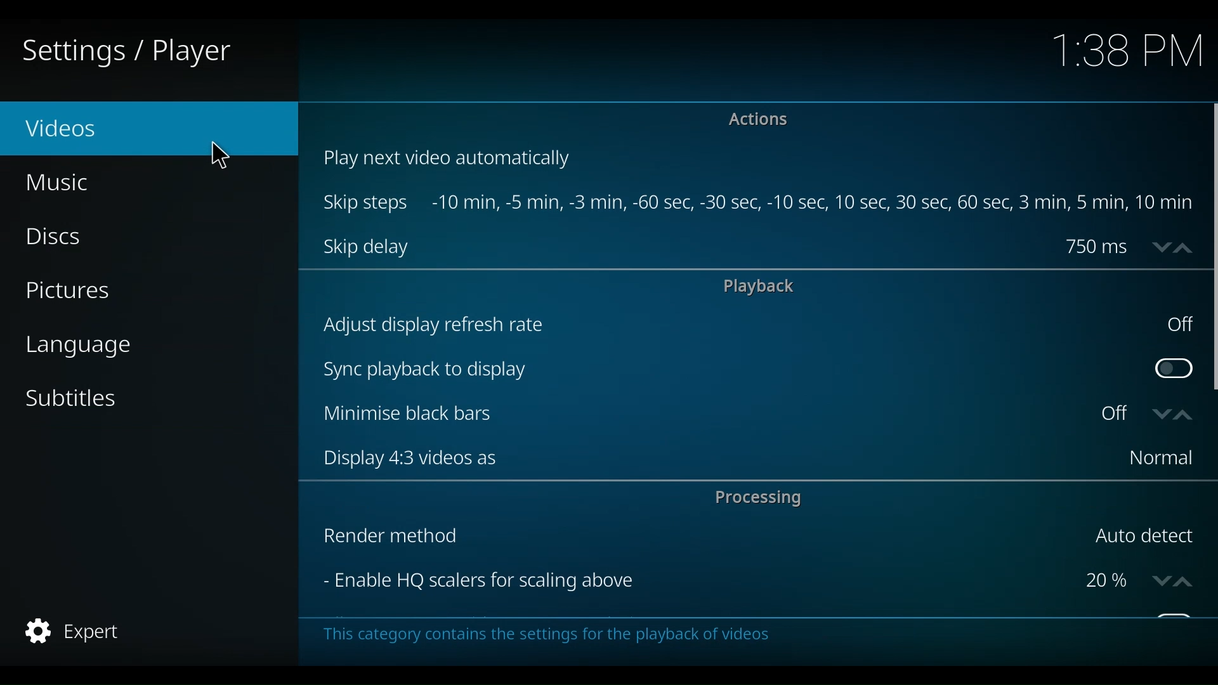 Image resolution: width=1218 pixels, height=685 pixels. I want to click on up, so click(1182, 413).